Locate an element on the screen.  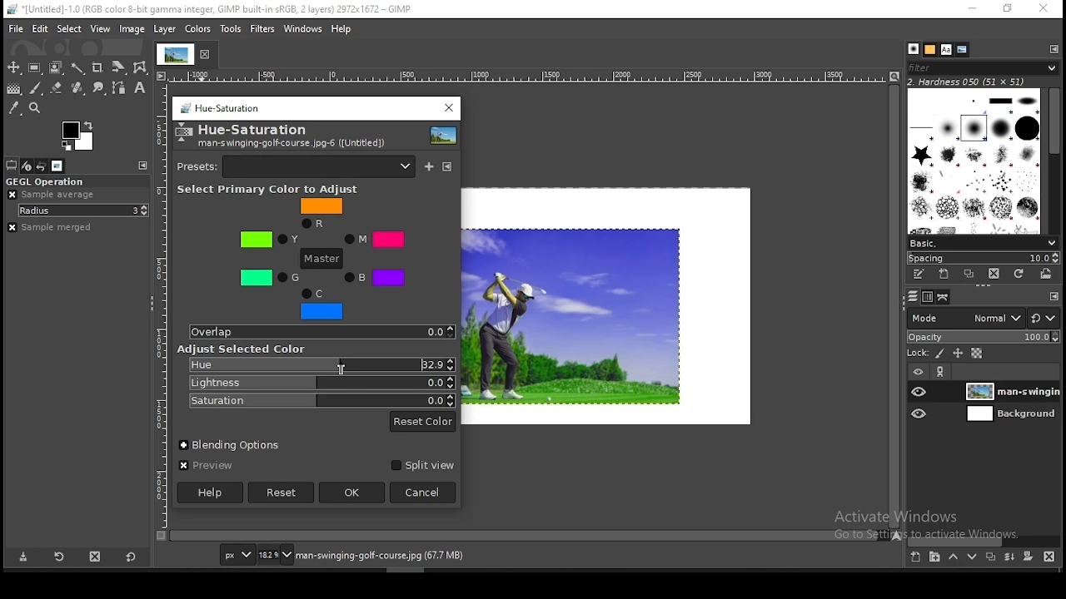
M is located at coordinates (373, 239).